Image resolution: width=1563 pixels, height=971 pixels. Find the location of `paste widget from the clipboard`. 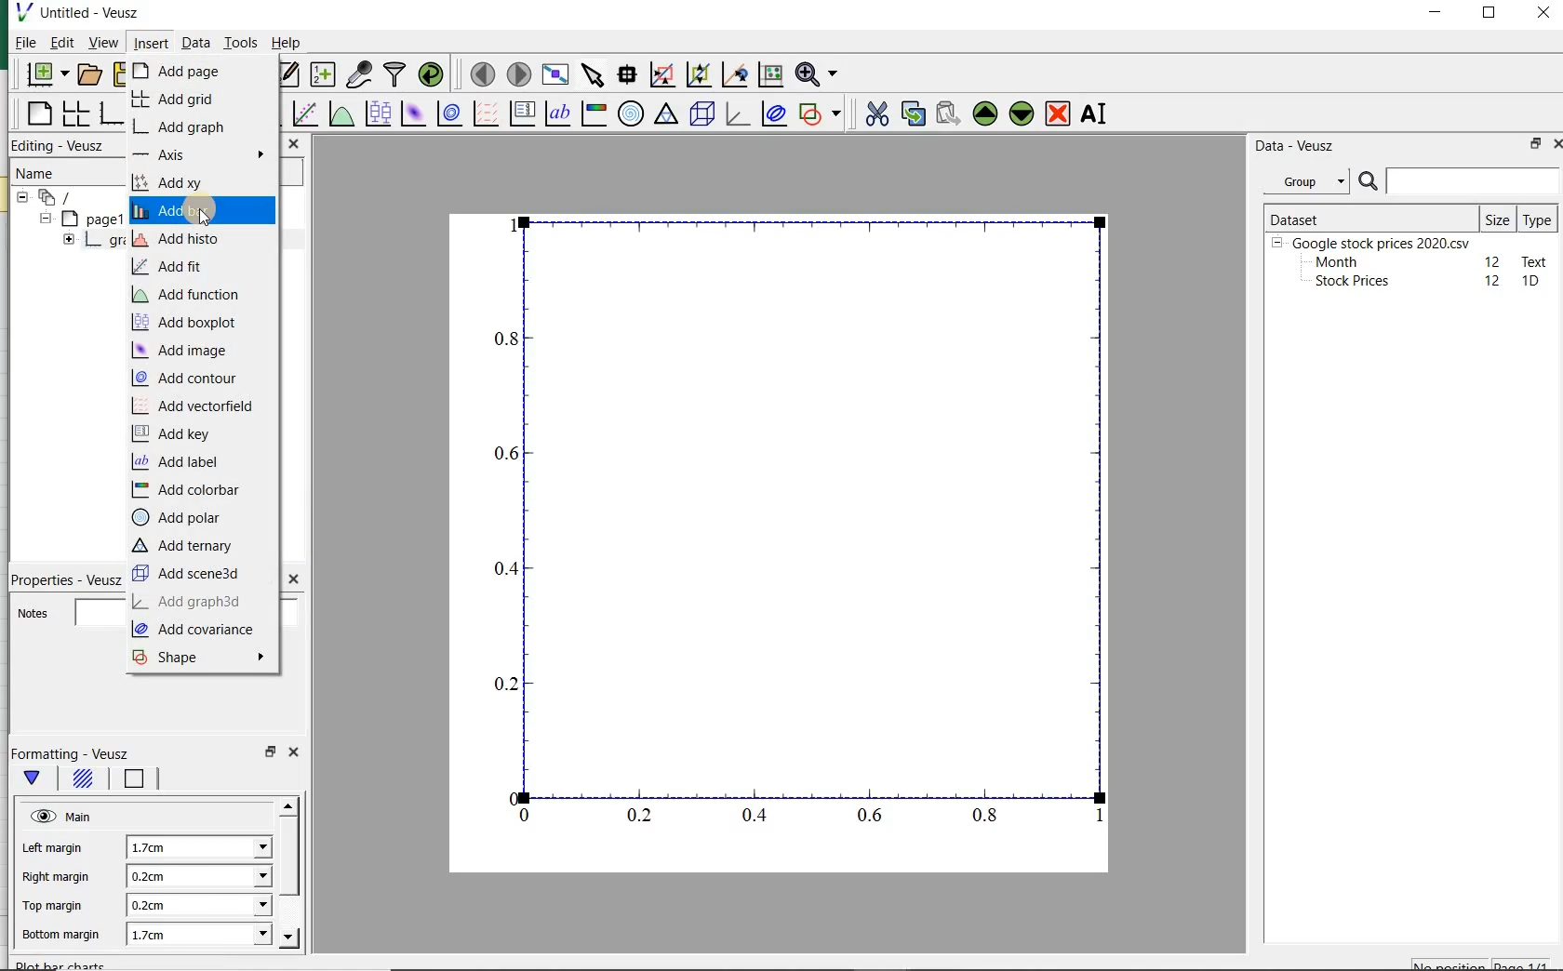

paste widget from the clipboard is located at coordinates (948, 114).